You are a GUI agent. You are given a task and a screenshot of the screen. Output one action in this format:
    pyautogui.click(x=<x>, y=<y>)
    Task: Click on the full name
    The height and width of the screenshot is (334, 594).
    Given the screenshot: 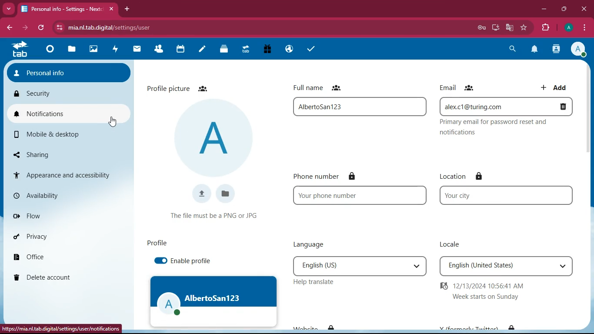 What is the action you would take?
    pyautogui.click(x=308, y=88)
    